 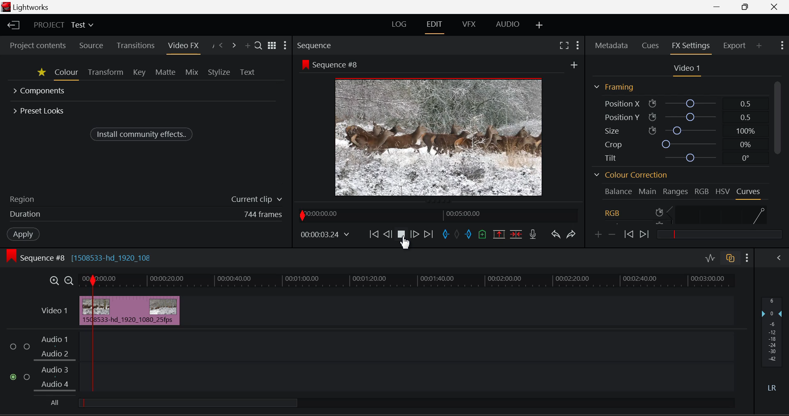 I want to click on Toggle Audio Levels Editing, so click(x=710, y=259).